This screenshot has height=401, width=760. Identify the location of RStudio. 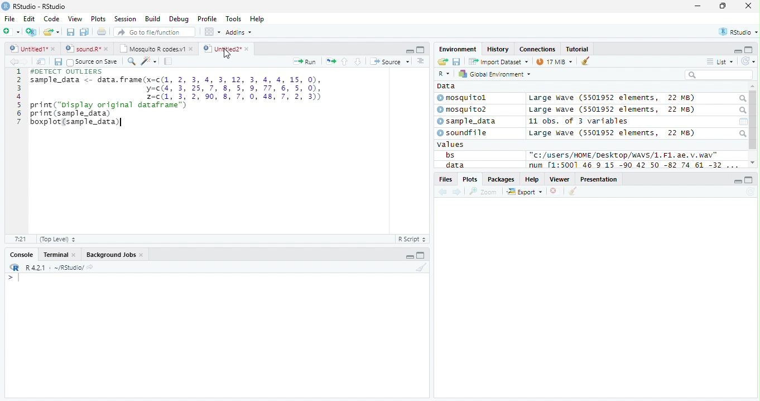
(737, 31).